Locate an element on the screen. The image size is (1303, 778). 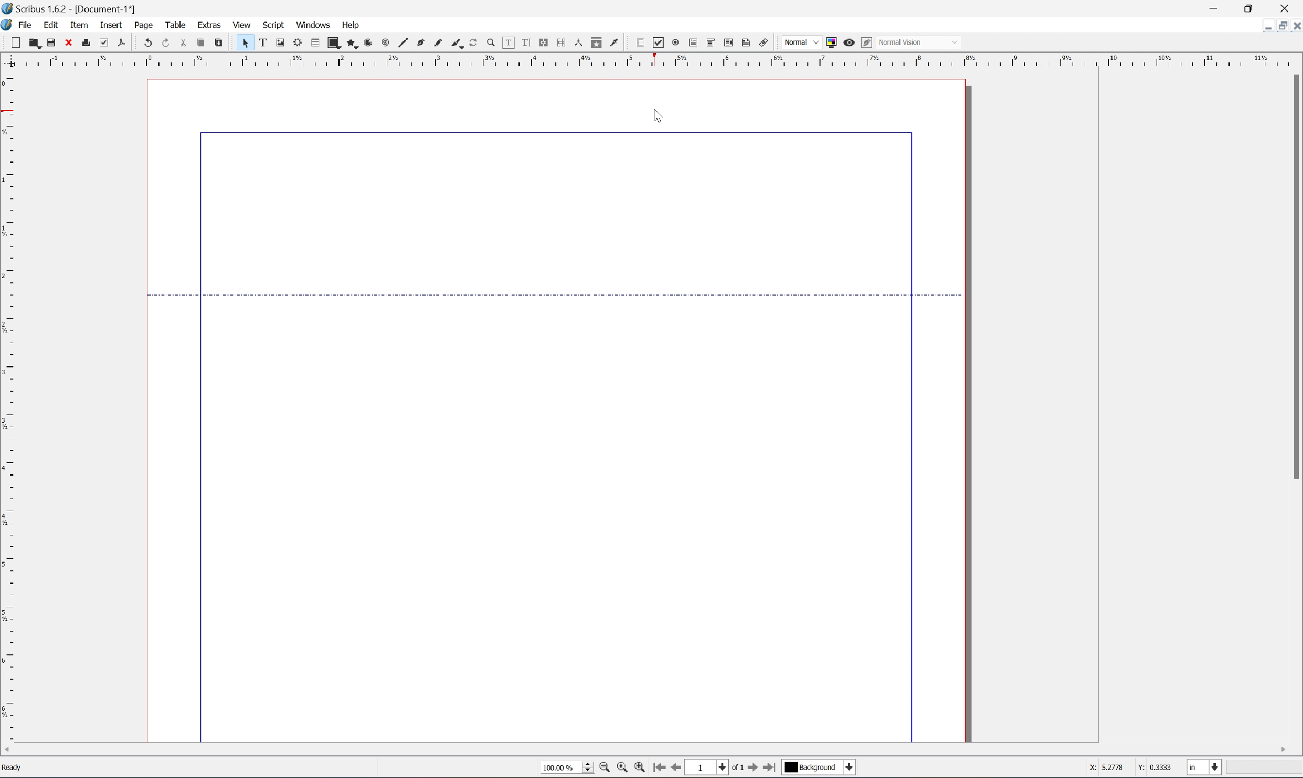
Background is located at coordinates (819, 768).